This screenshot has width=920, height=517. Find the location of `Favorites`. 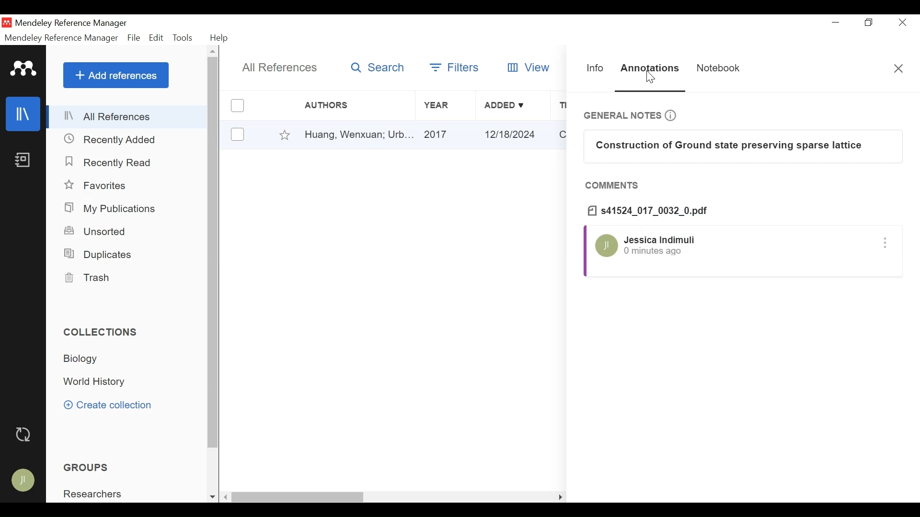

Favorites is located at coordinates (97, 186).